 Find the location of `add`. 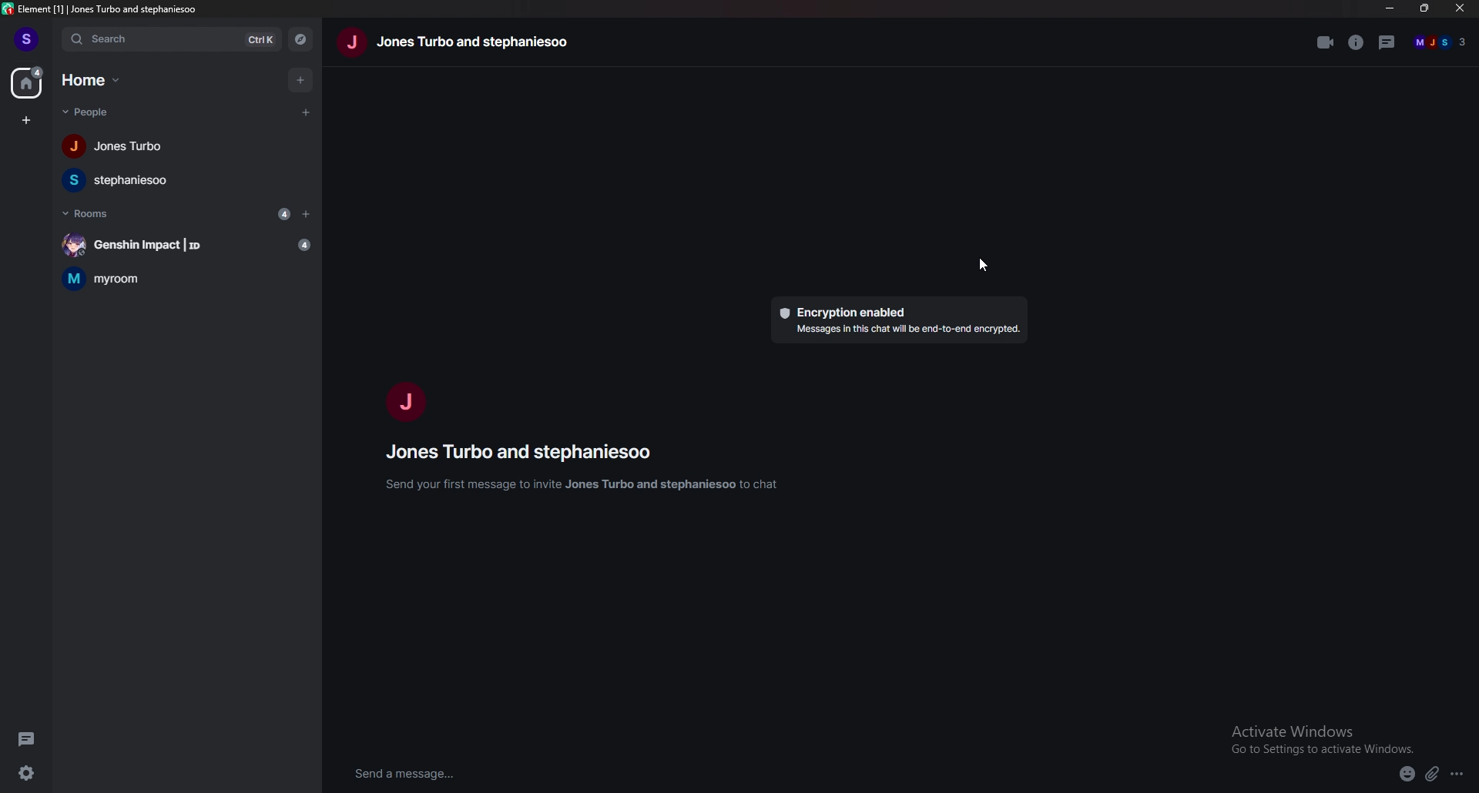

add is located at coordinates (300, 79).